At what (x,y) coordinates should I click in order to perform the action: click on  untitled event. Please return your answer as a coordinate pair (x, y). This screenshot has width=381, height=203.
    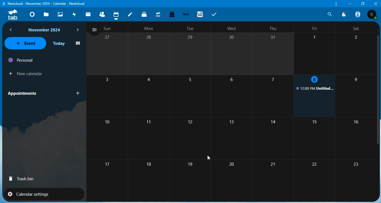
    Looking at the image, I should click on (315, 94).